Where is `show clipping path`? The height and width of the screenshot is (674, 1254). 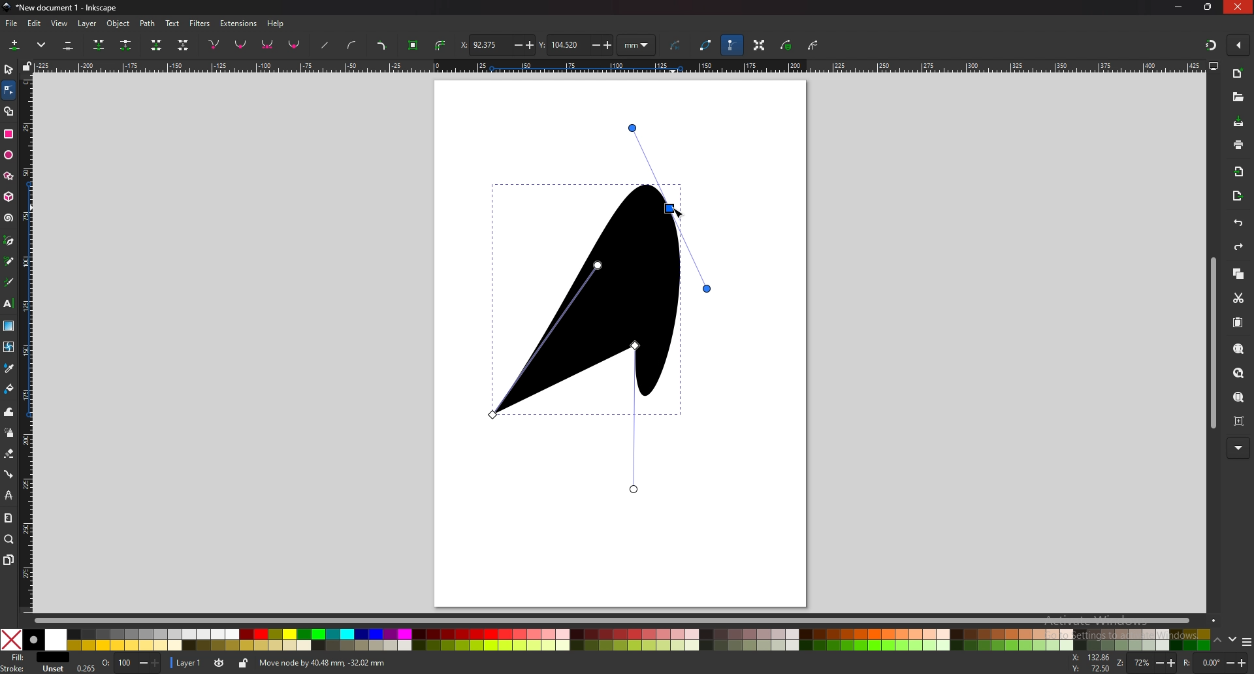
show clipping path is located at coordinates (813, 45).